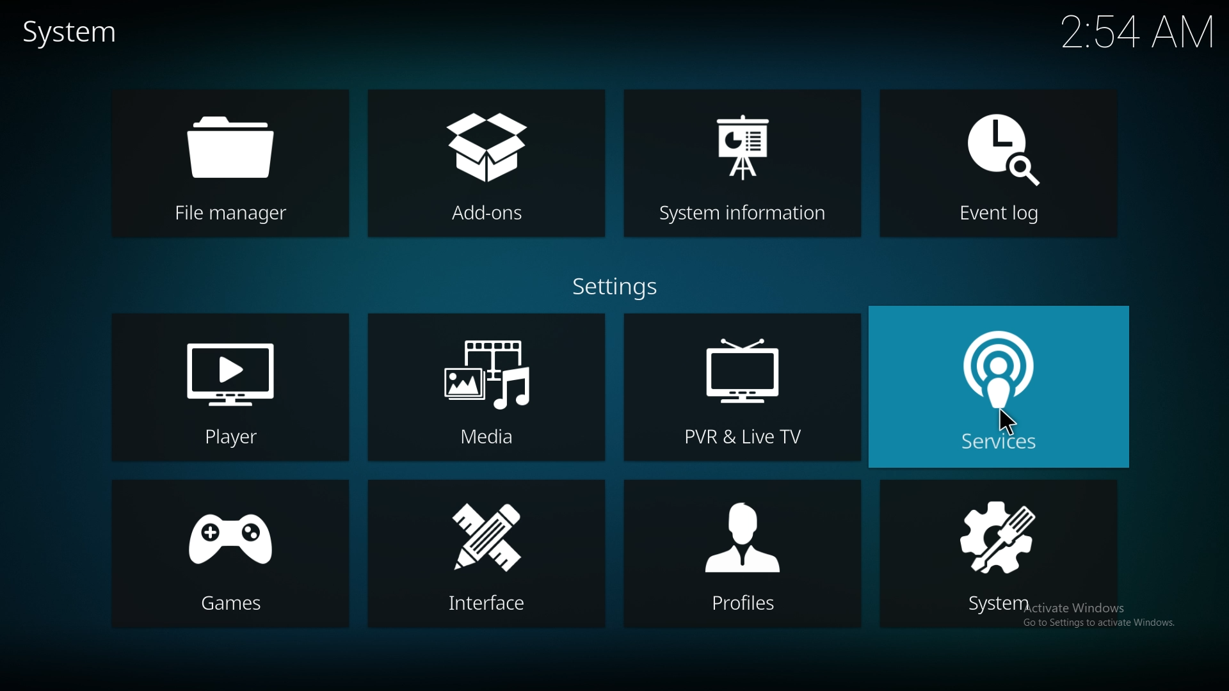 This screenshot has width=1229, height=691. Describe the element at coordinates (488, 557) in the screenshot. I see `interface` at that location.